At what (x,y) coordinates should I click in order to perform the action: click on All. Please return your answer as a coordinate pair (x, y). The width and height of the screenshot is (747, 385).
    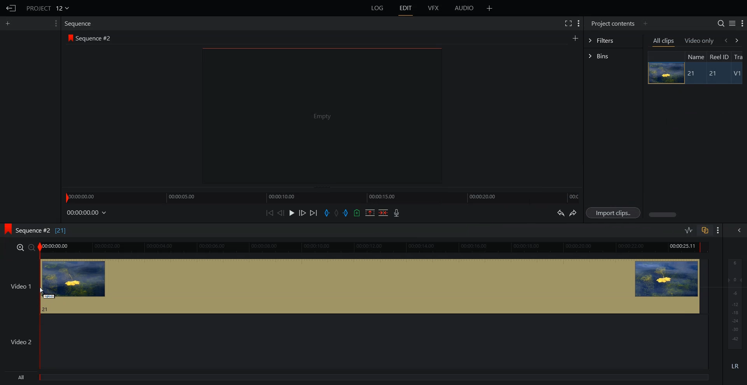
    Looking at the image, I should click on (358, 378).